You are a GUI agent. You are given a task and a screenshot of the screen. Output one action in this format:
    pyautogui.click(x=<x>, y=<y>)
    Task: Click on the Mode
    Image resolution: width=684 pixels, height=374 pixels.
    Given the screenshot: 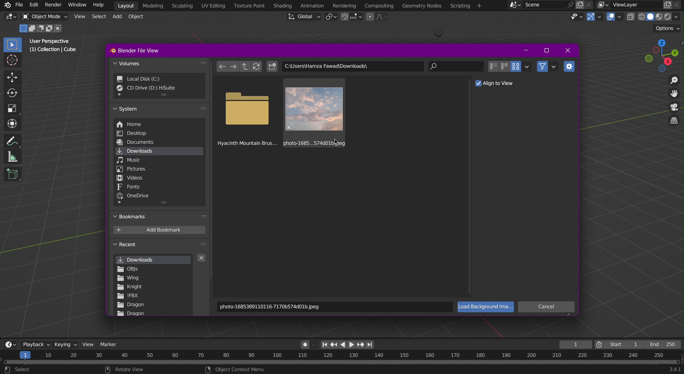 What is the action you would take?
    pyautogui.click(x=42, y=29)
    